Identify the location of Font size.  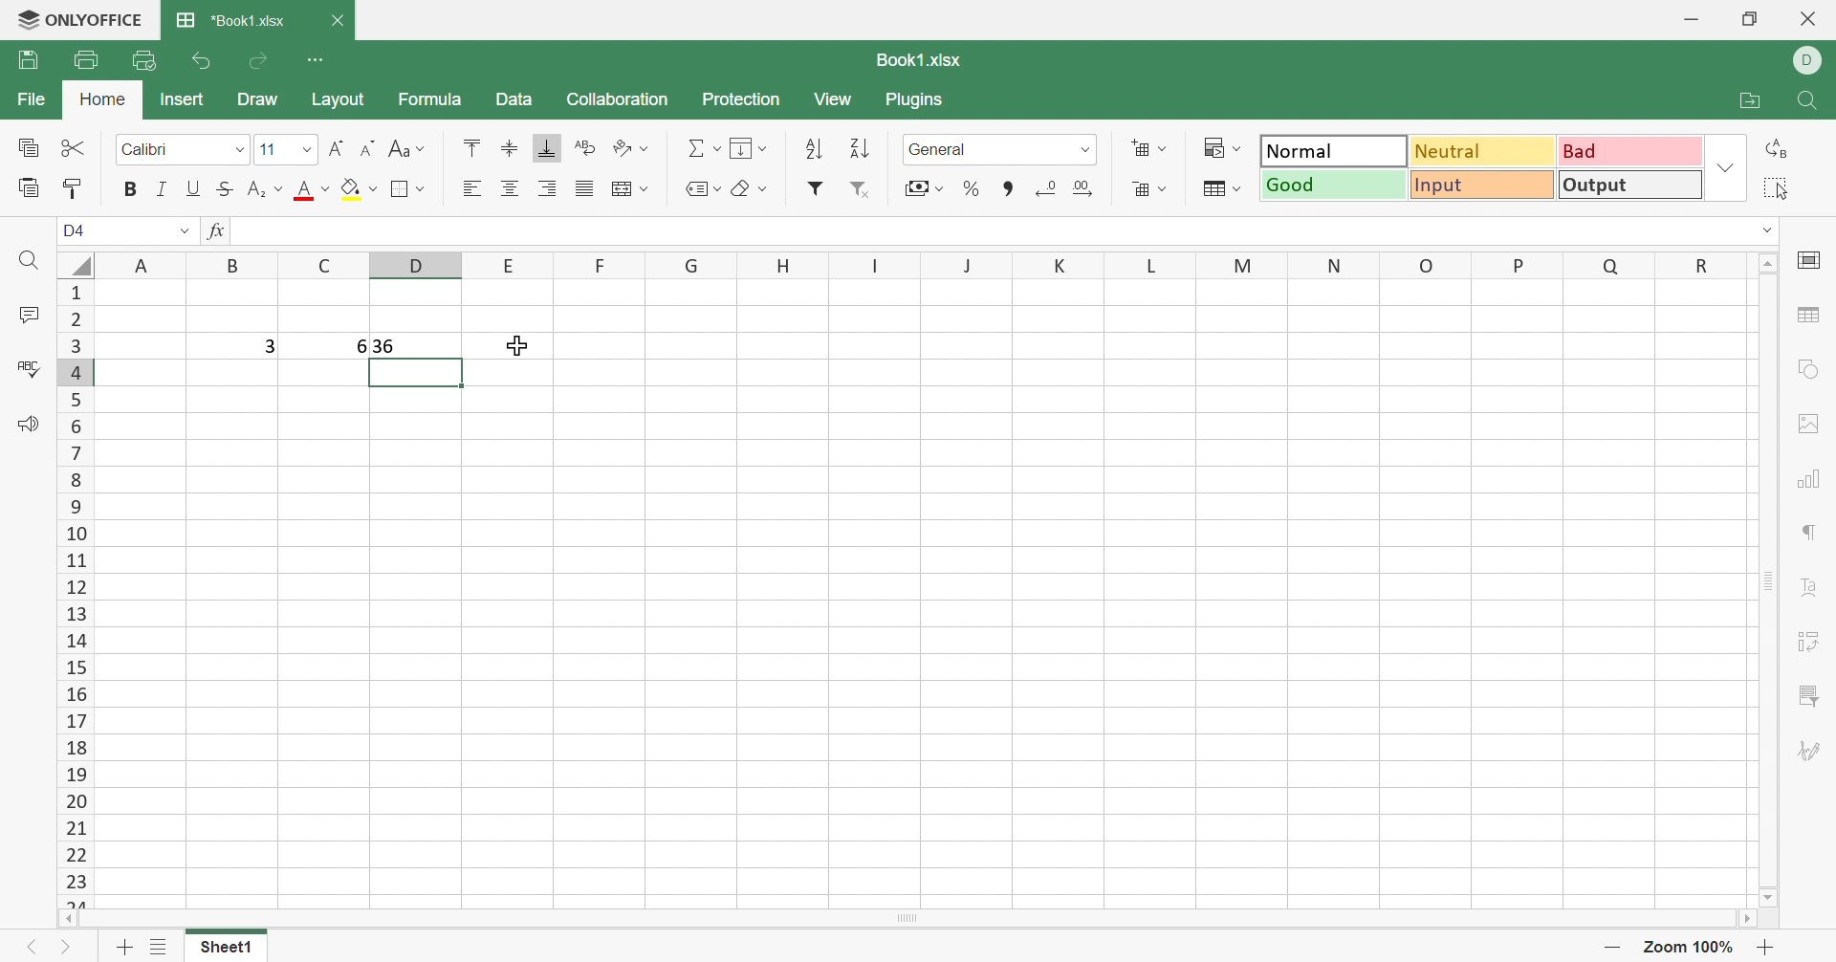
(285, 147).